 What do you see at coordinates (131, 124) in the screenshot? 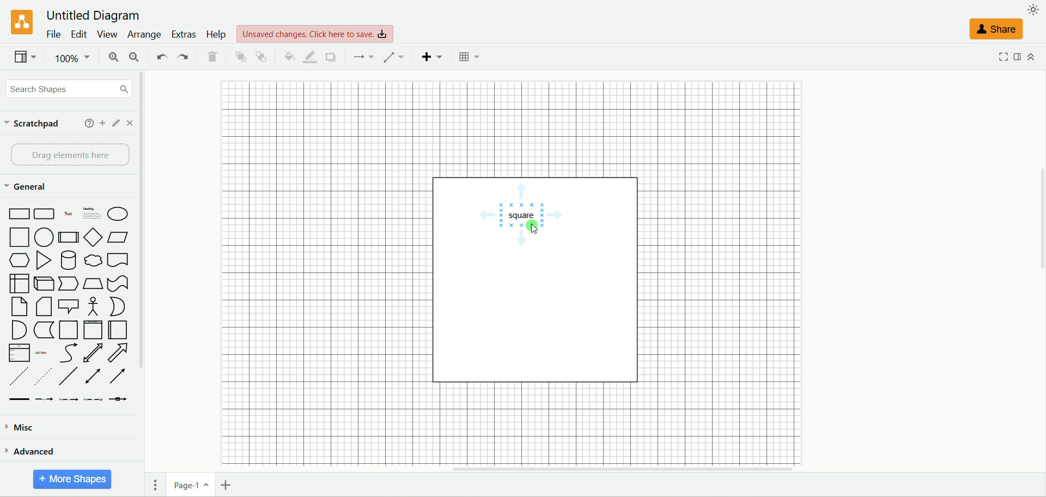
I see `close` at bounding box center [131, 124].